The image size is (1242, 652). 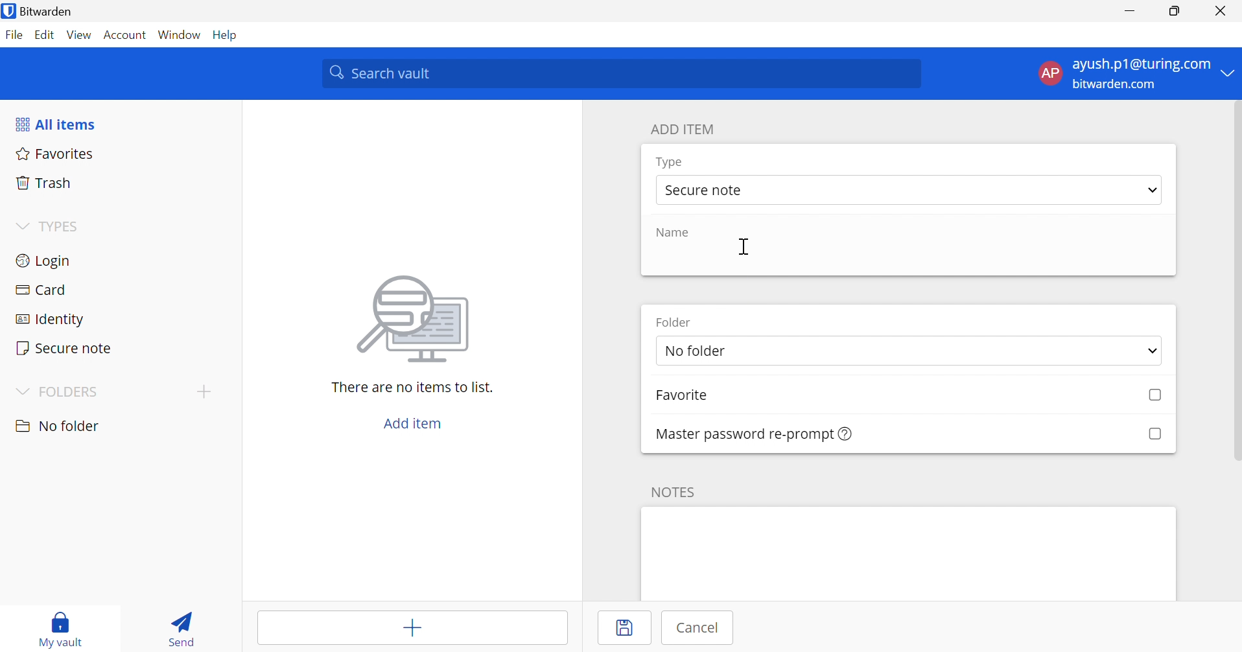 What do you see at coordinates (180, 631) in the screenshot?
I see `Send` at bounding box center [180, 631].